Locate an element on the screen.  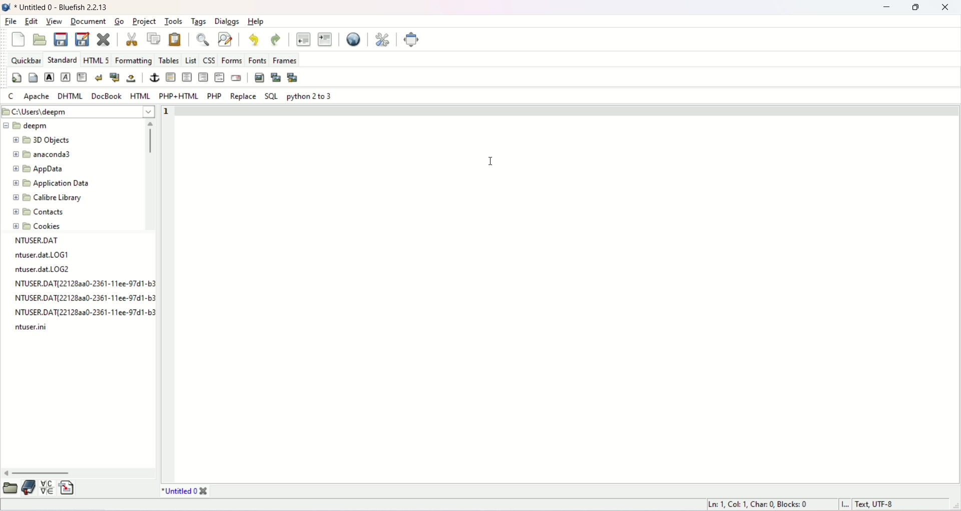
non-breaking space is located at coordinates (132, 78).